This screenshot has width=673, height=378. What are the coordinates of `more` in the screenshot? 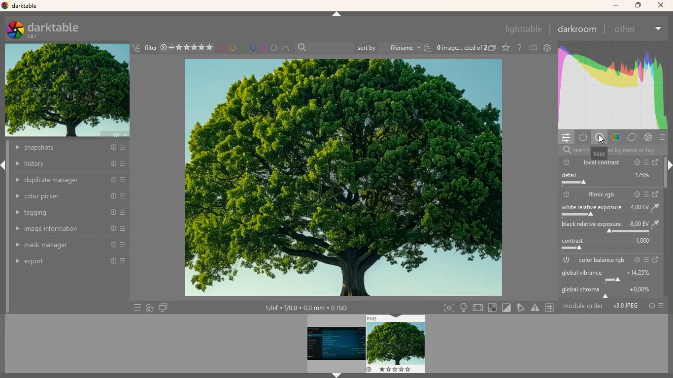 It's located at (662, 306).